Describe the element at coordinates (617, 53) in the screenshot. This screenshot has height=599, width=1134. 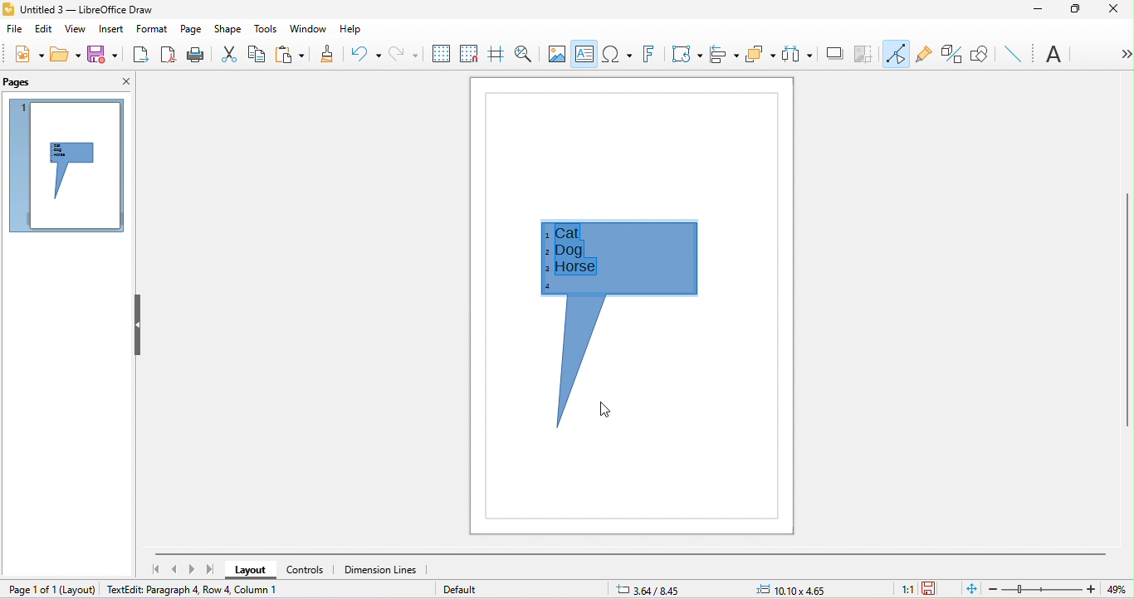
I see `special character` at that location.